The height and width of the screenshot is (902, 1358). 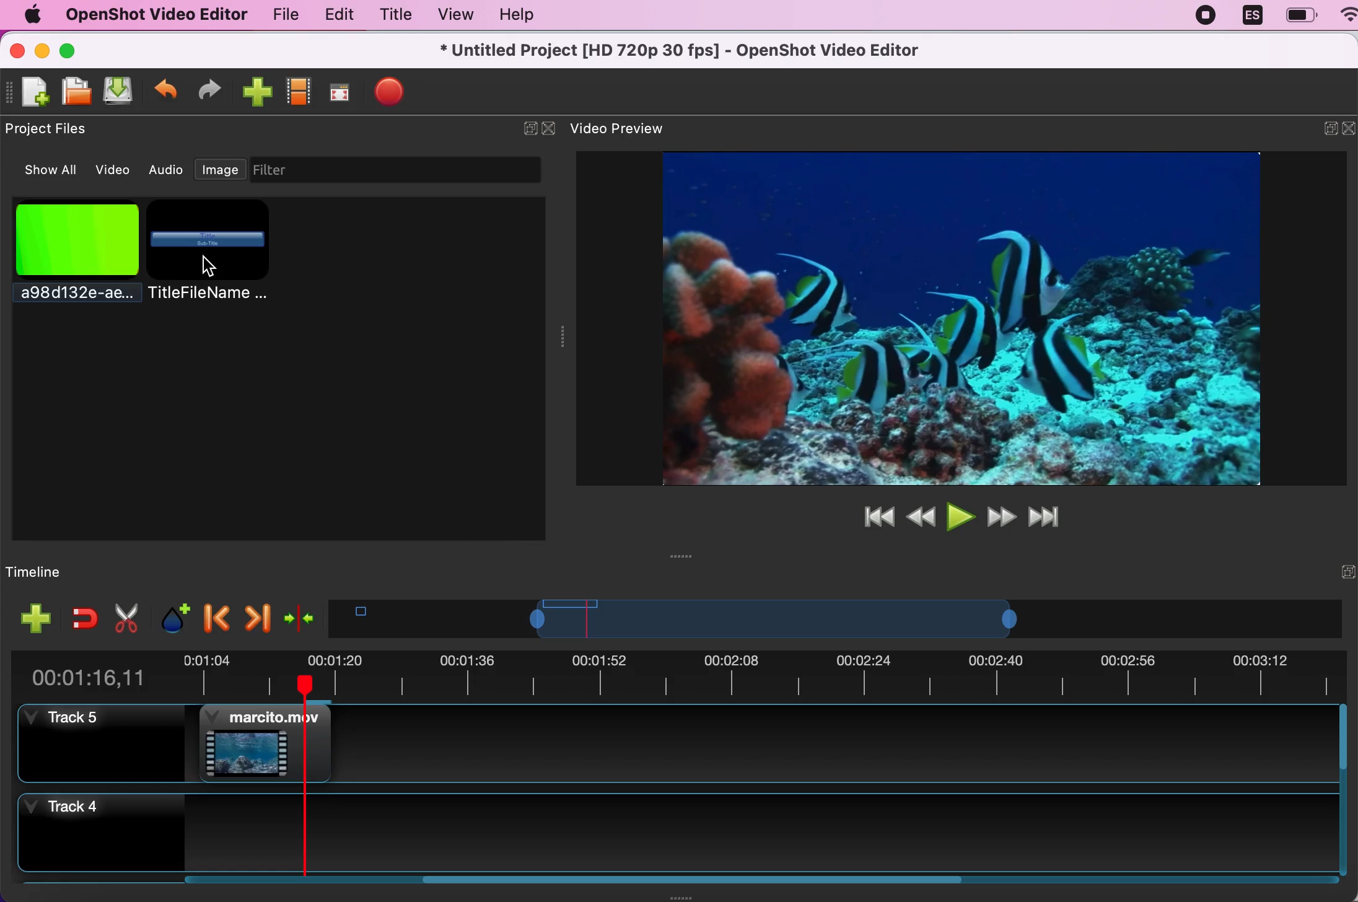 What do you see at coordinates (576, 885) in the screenshot?
I see `scroll bar` at bounding box center [576, 885].